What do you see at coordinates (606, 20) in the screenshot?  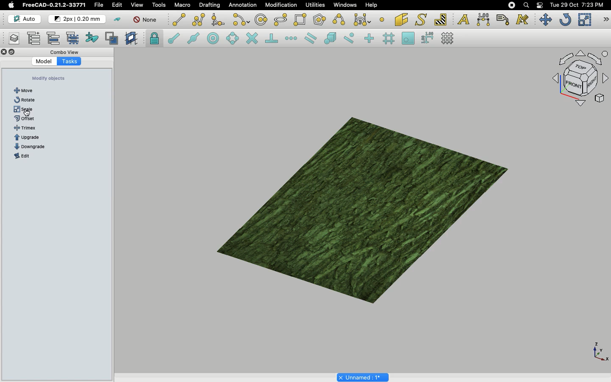 I see `Draft modification tools` at bounding box center [606, 20].